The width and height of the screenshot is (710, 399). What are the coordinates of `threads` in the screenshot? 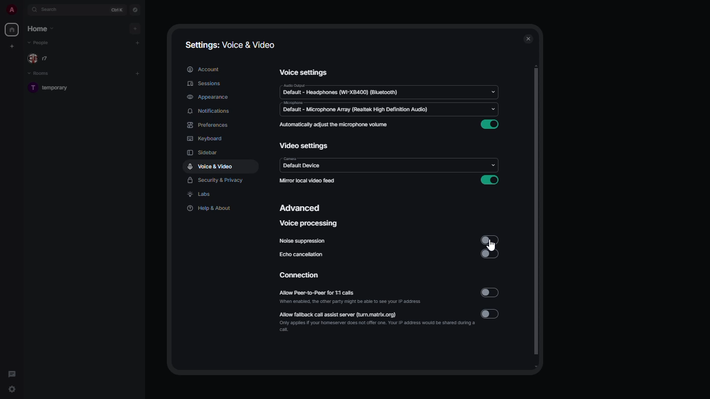 It's located at (12, 372).